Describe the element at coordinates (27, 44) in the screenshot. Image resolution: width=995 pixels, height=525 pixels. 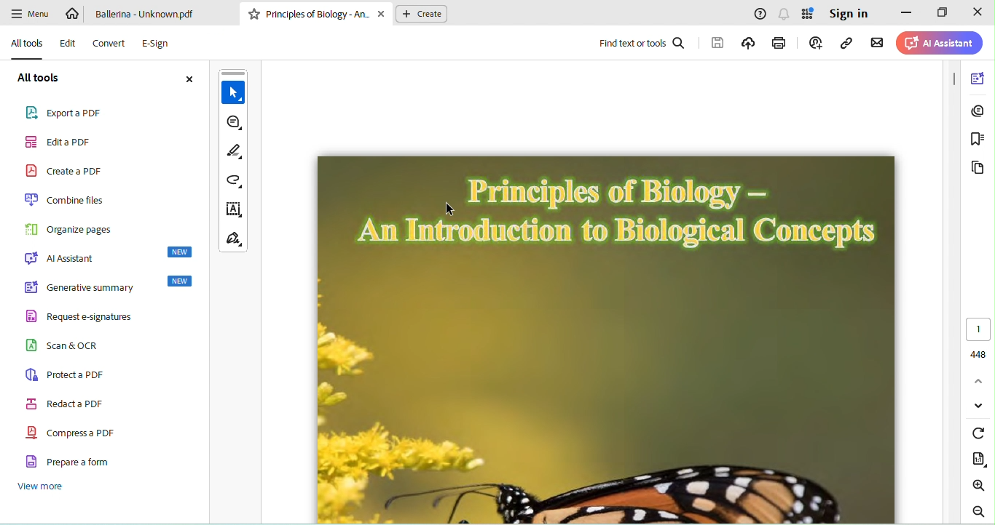
I see `all tools` at that location.